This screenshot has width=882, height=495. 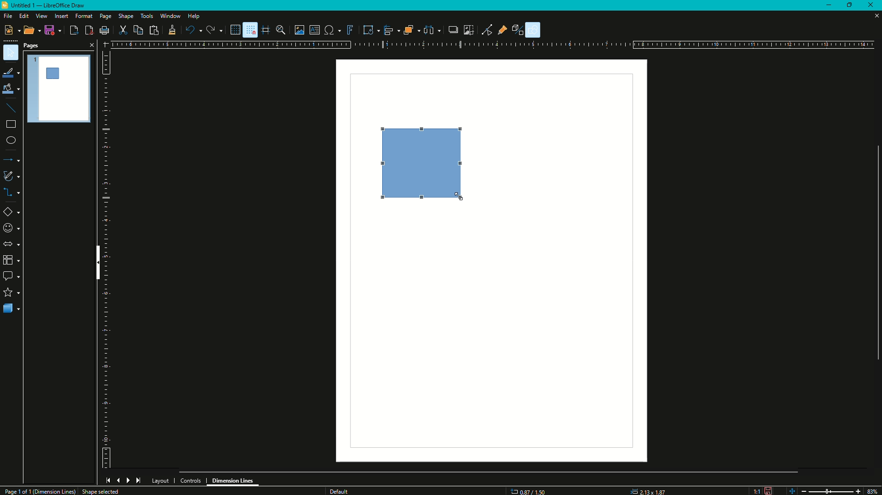 I want to click on View, so click(x=41, y=16).